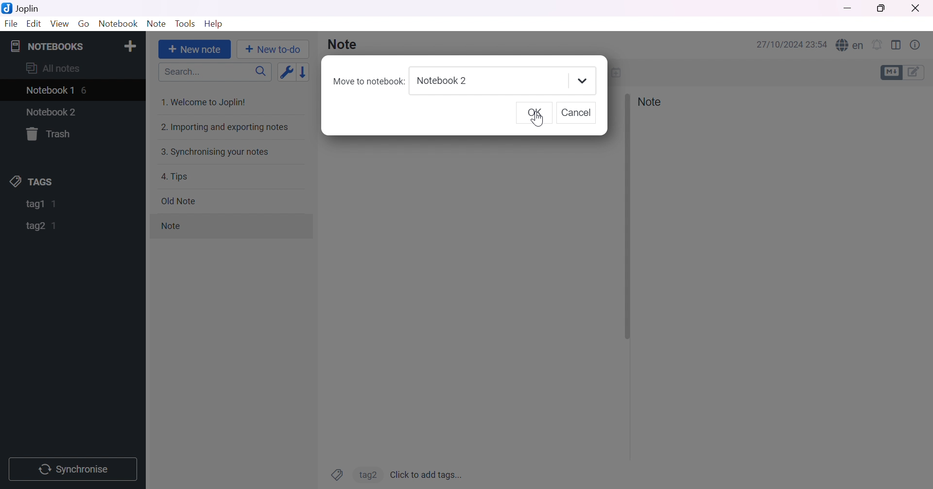 The width and height of the screenshot is (933, 489). What do you see at coordinates (56, 204) in the screenshot?
I see `1` at bounding box center [56, 204].